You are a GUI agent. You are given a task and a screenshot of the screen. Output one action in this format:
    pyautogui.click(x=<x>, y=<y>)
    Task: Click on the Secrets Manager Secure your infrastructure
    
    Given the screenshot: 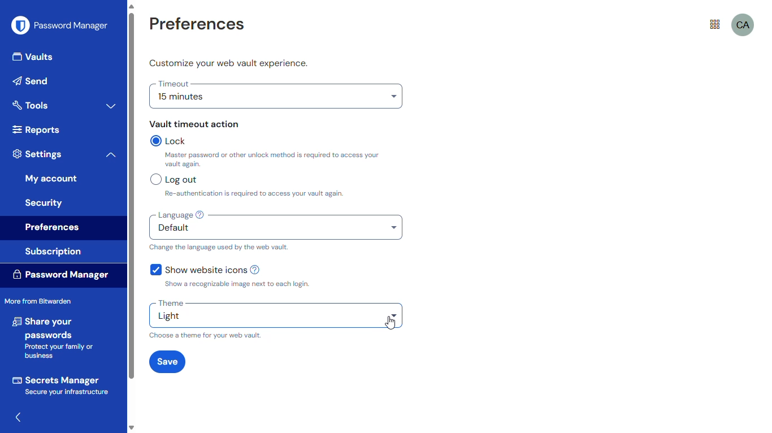 What is the action you would take?
    pyautogui.click(x=61, y=385)
    